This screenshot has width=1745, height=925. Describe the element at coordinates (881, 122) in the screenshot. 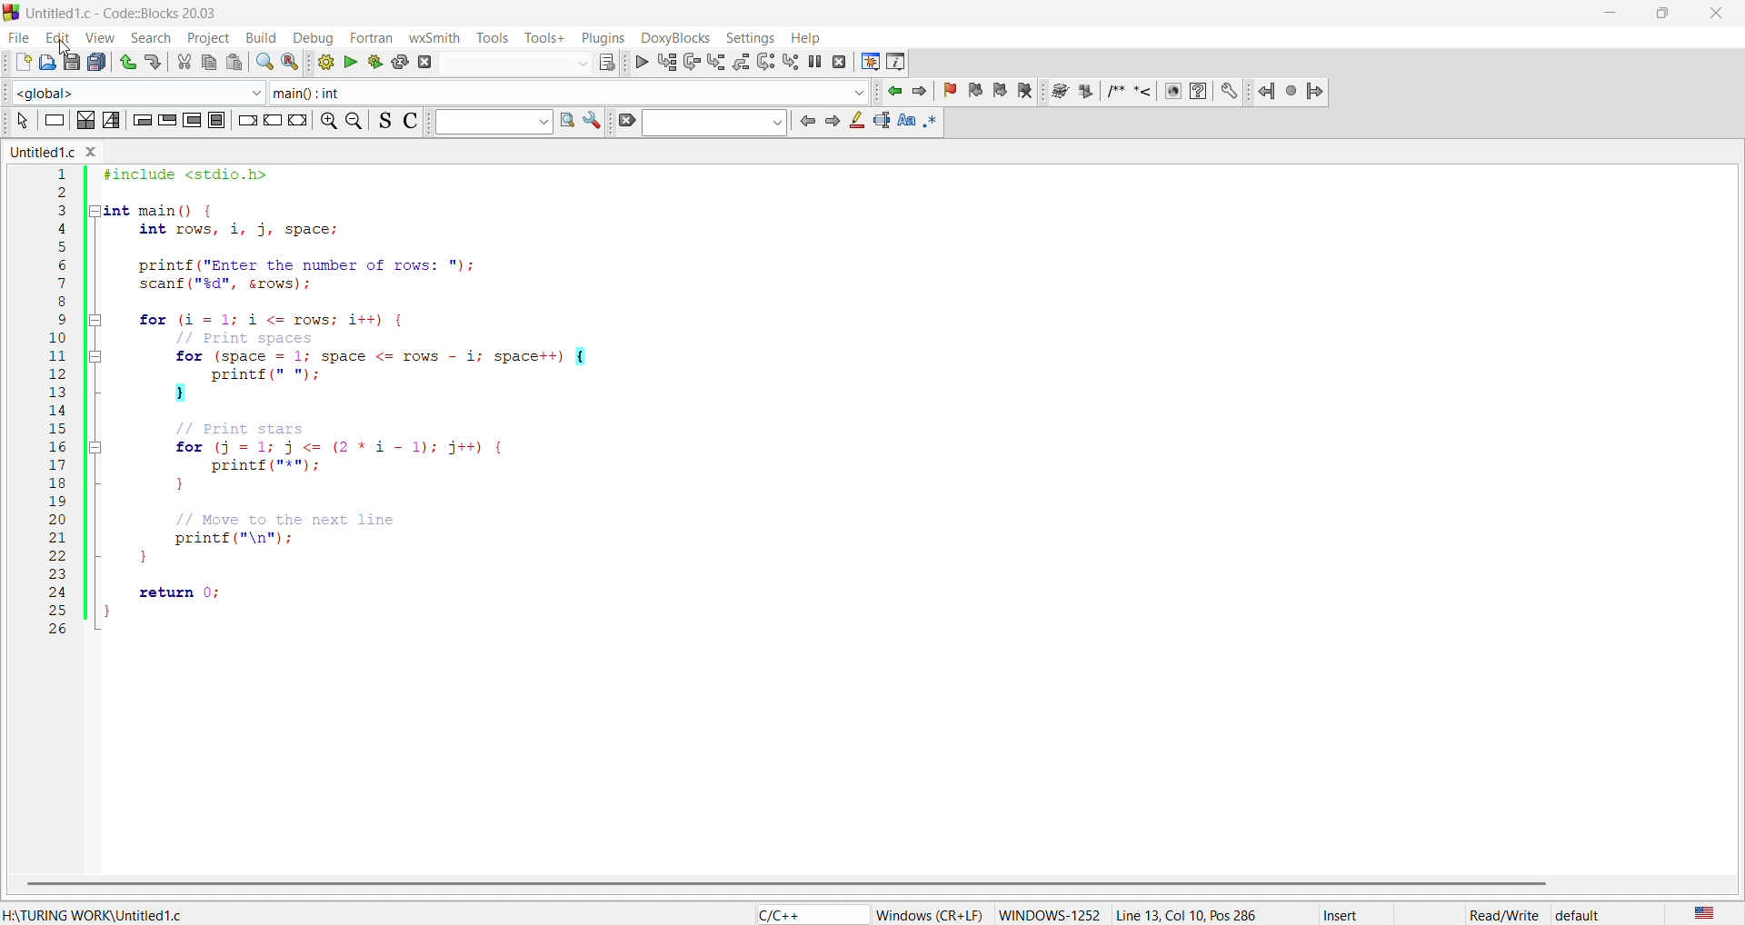

I see `selected text` at that location.